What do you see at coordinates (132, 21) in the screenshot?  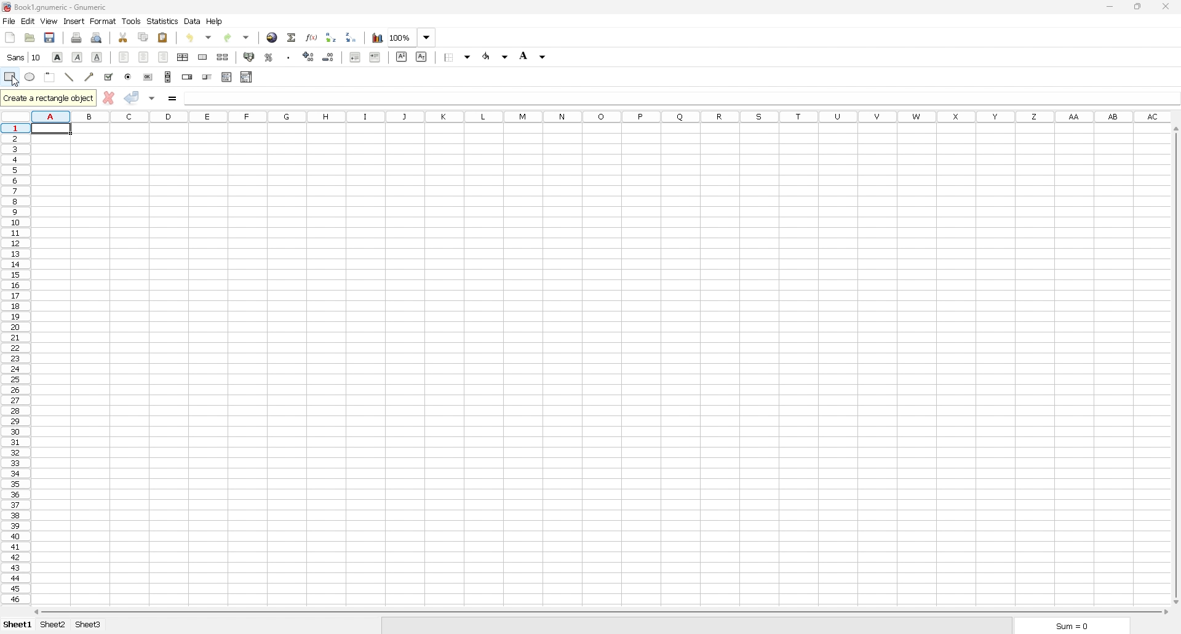 I see `tools` at bounding box center [132, 21].